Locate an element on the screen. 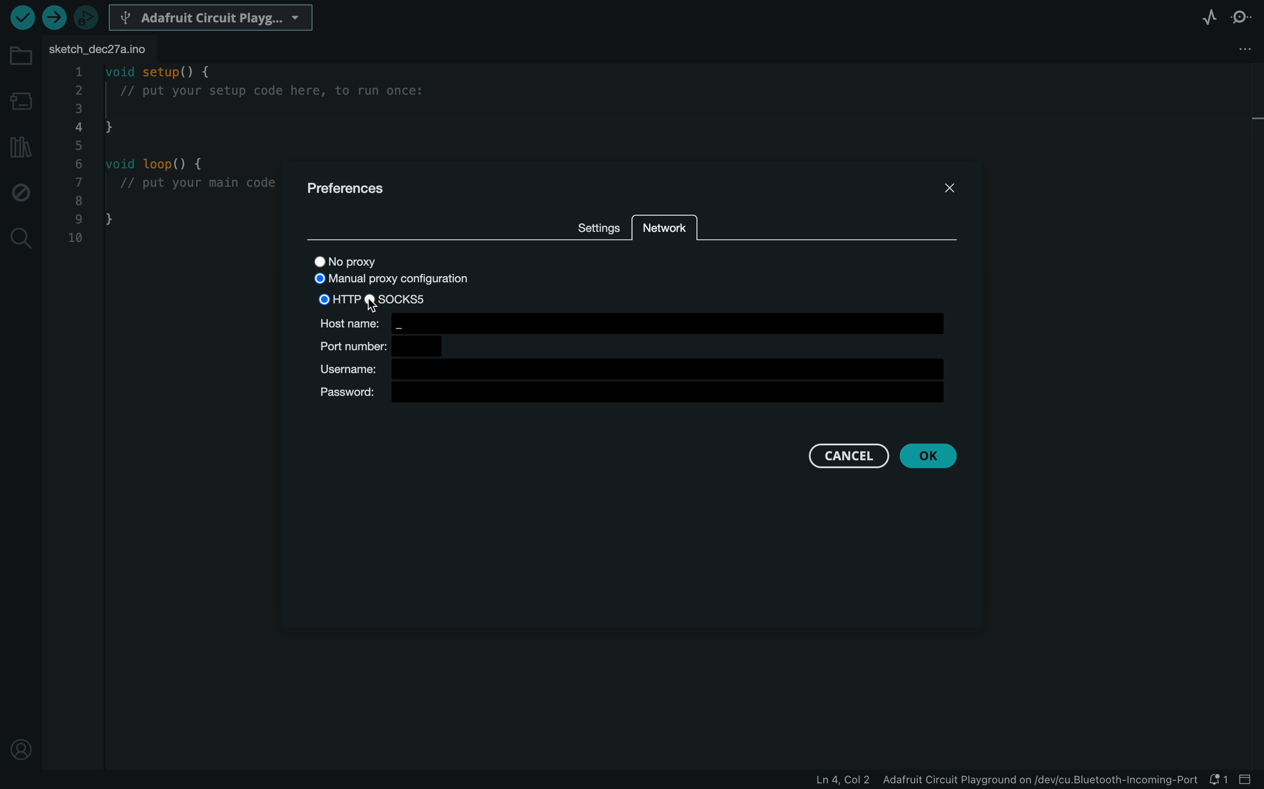  BOARD SELECTER is located at coordinates (213, 17).